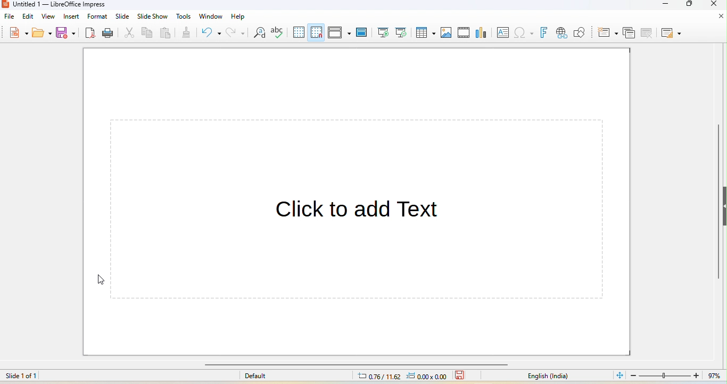  Describe the element at coordinates (42, 32) in the screenshot. I see `open` at that location.